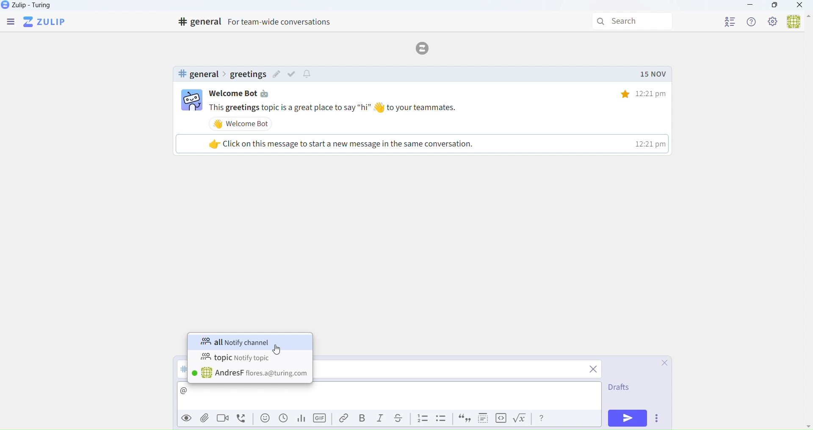 The width and height of the screenshot is (813, 430). Describe the element at coordinates (423, 419) in the screenshot. I see `List` at that location.